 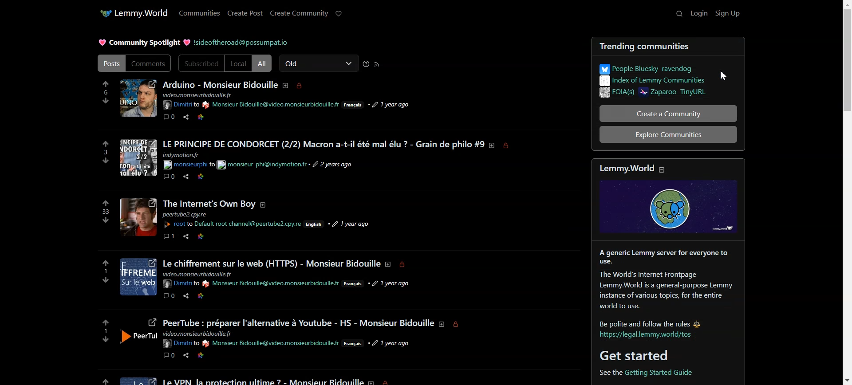 What do you see at coordinates (190, 215) in the screenshot?
I see `text` at bounding box center [190, 215].